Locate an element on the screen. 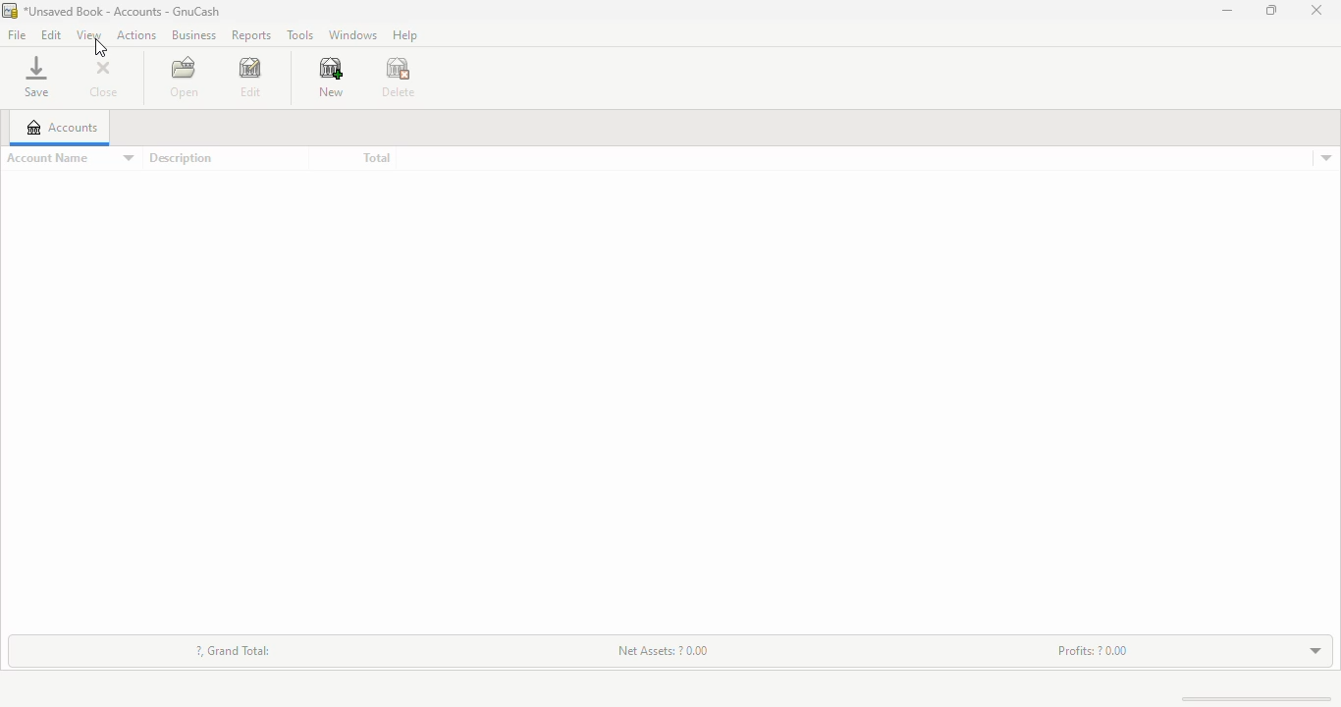  open is located at coordinates (184, 77).